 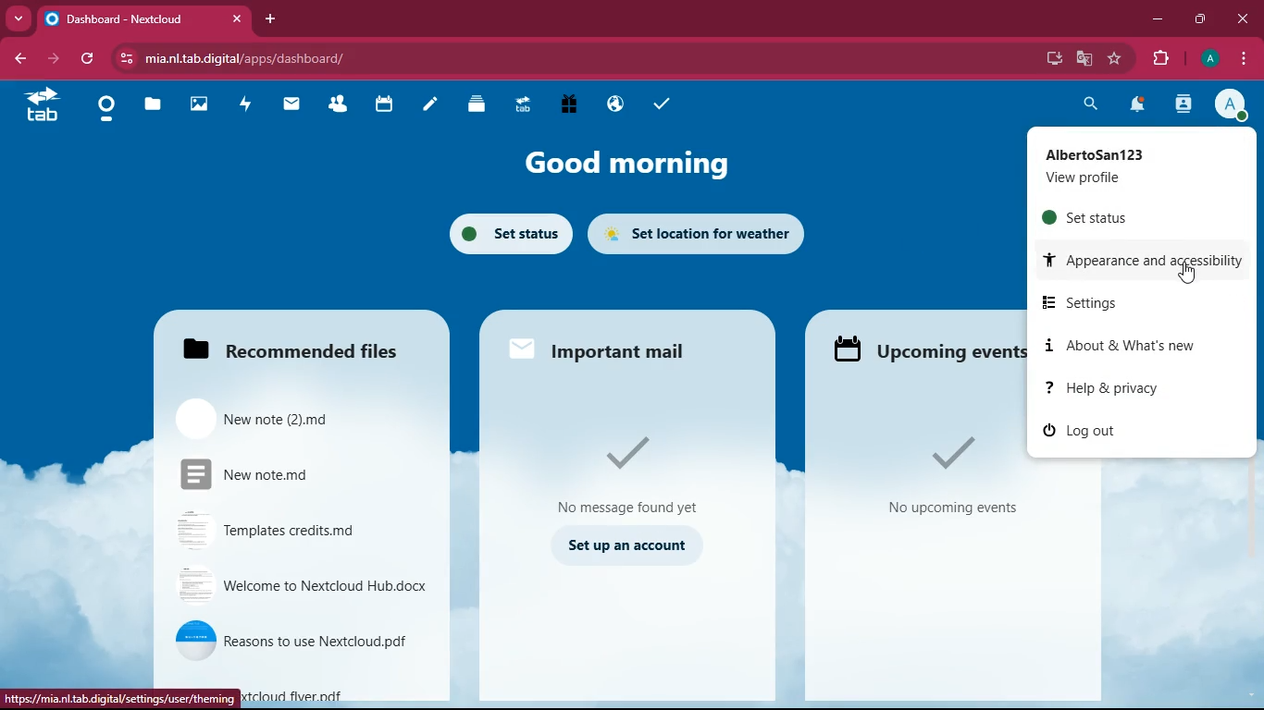 What do you see at coordinates (602, 353) in the screenshot?
I see `important mail` at bounding box center [602, 353].